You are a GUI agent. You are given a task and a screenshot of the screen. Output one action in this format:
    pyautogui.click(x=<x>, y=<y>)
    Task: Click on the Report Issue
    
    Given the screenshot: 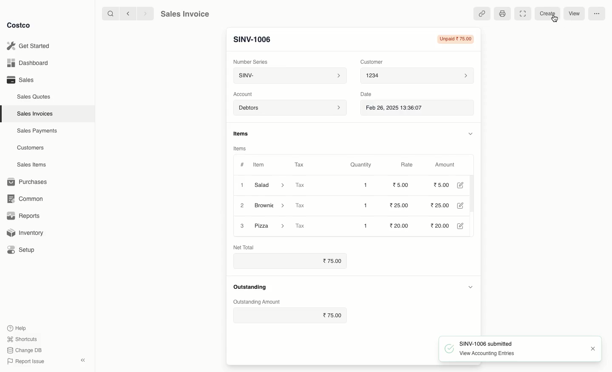 What is the action you would take?
    pyautogui.click(x=24, y=361)
    